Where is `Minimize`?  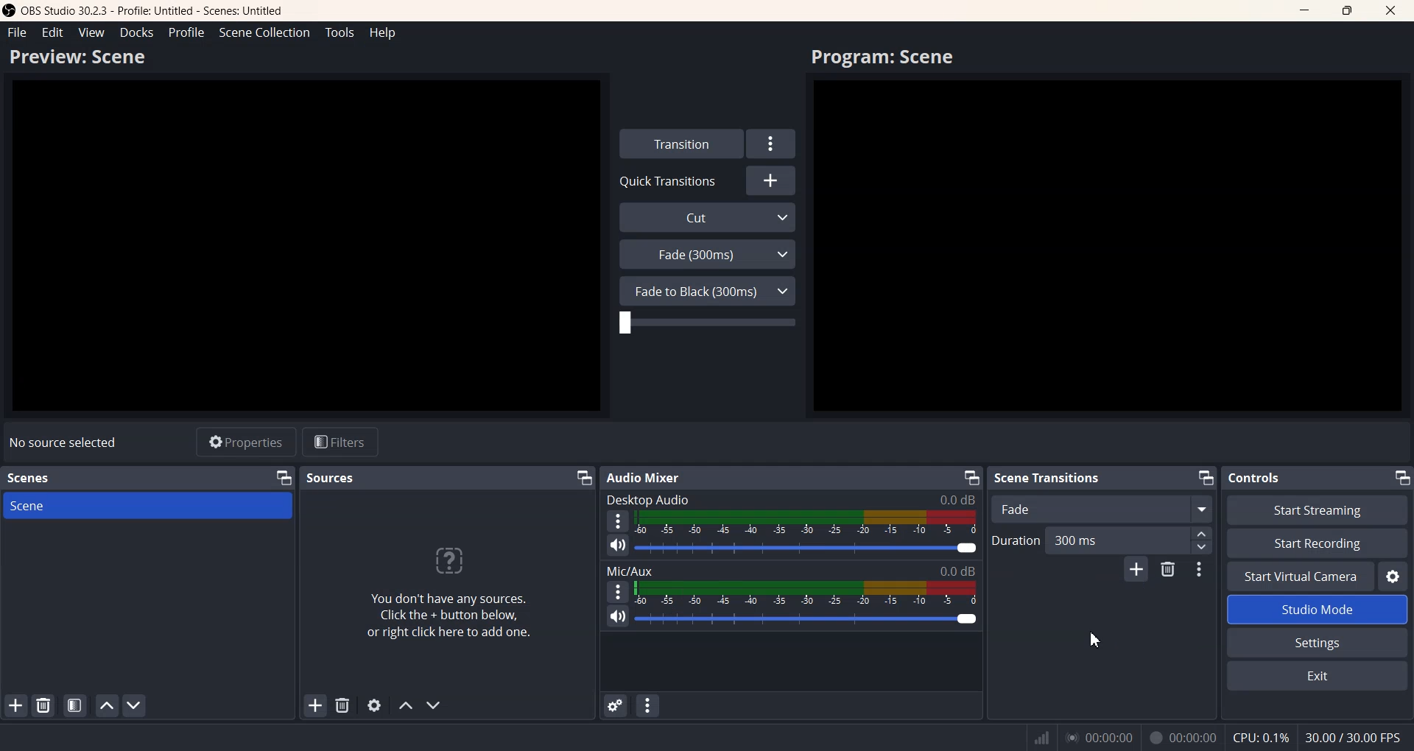
Minimize is located at coordinates (1402, 478).